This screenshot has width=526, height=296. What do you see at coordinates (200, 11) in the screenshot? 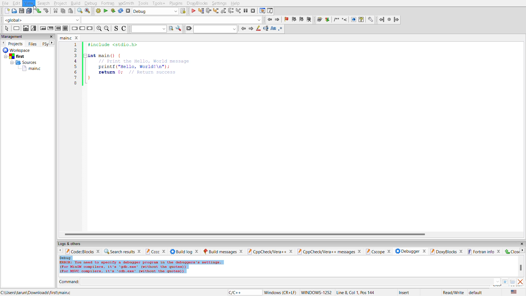
I see `run to cursor` at bounding box center [200, 11].